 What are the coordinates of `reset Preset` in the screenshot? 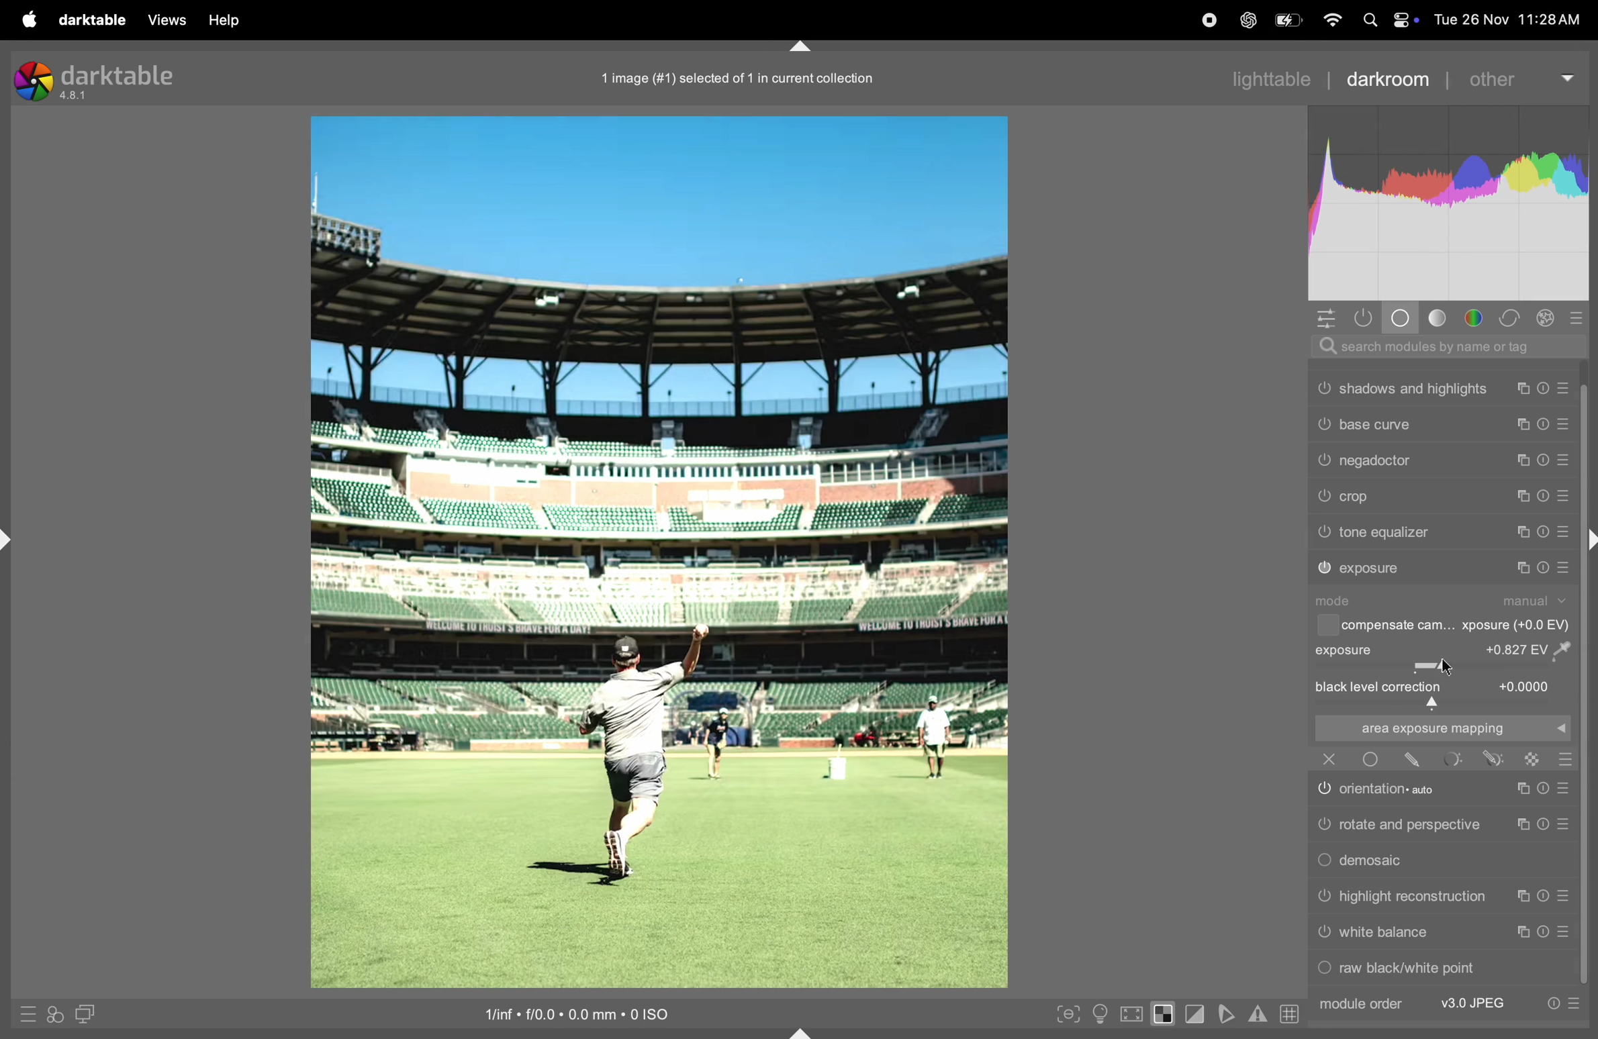 It's located at (1542, 789).